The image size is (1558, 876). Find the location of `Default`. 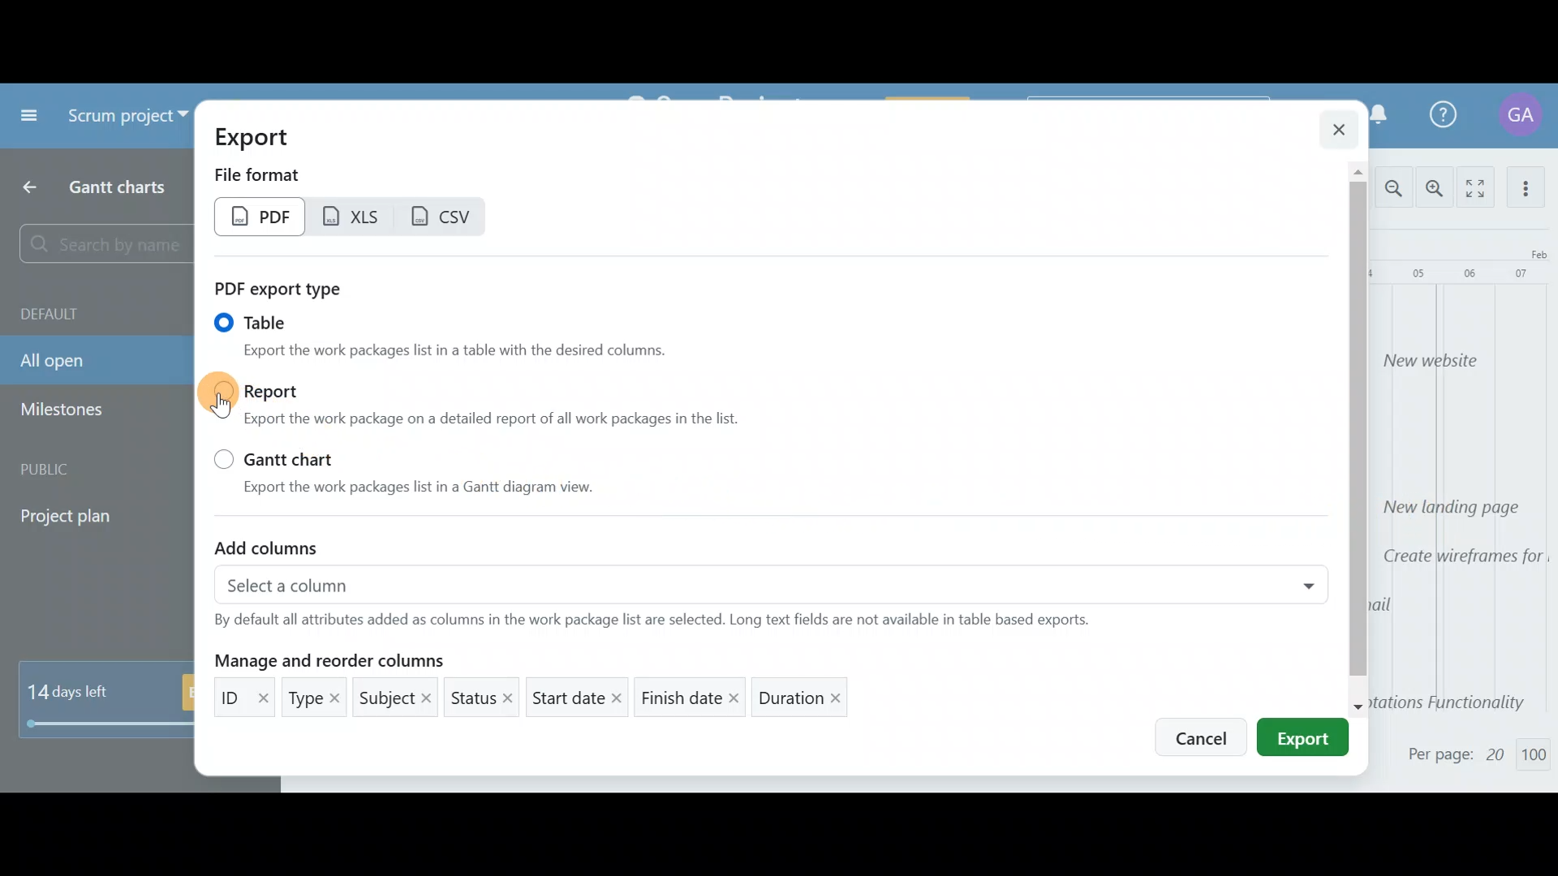

Default is located at coordinates (97, 318).